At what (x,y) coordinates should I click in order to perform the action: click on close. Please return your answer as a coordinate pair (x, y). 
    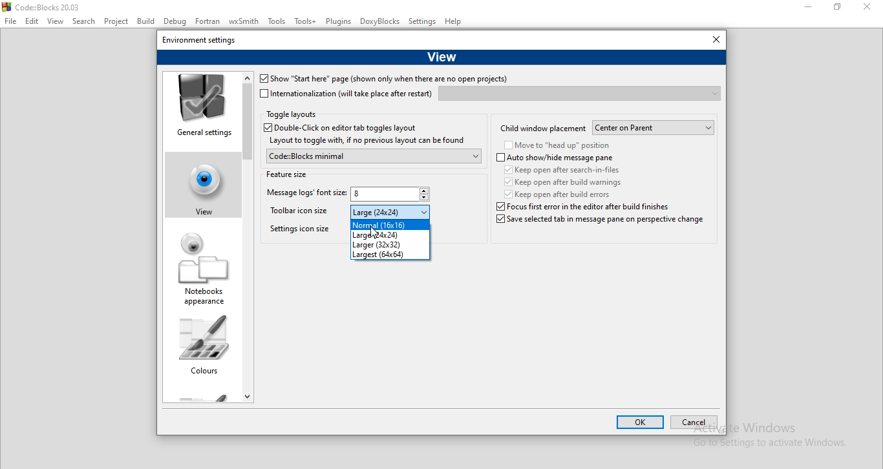
    Looking at the image, I should click on (713, 40).